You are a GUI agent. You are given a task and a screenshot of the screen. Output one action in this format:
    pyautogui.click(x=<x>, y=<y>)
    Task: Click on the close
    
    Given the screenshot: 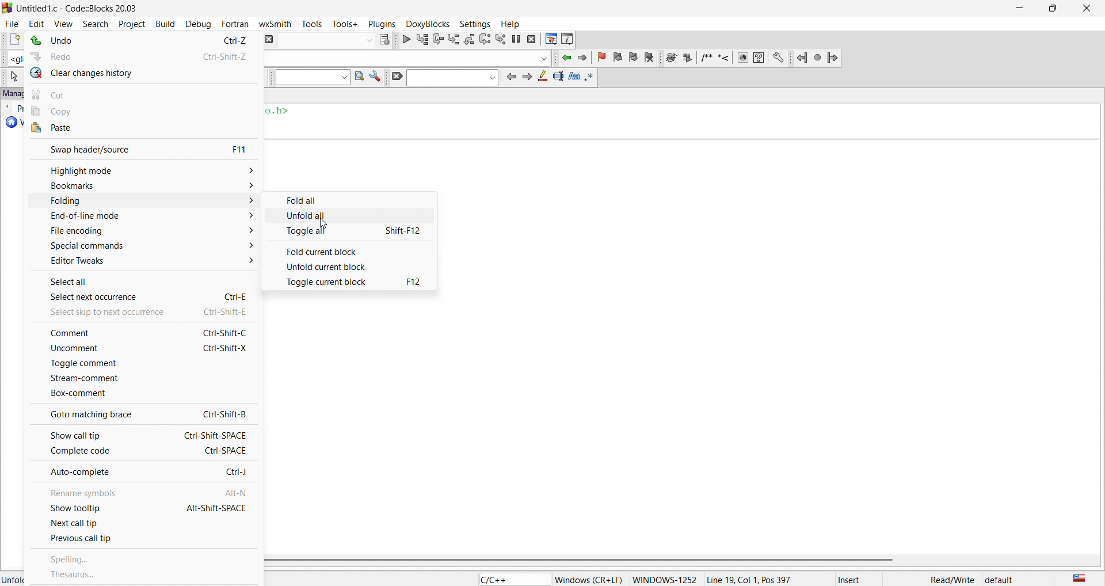 What is the action you would take?
    pyautogui.click(x=1085, y=9)
    